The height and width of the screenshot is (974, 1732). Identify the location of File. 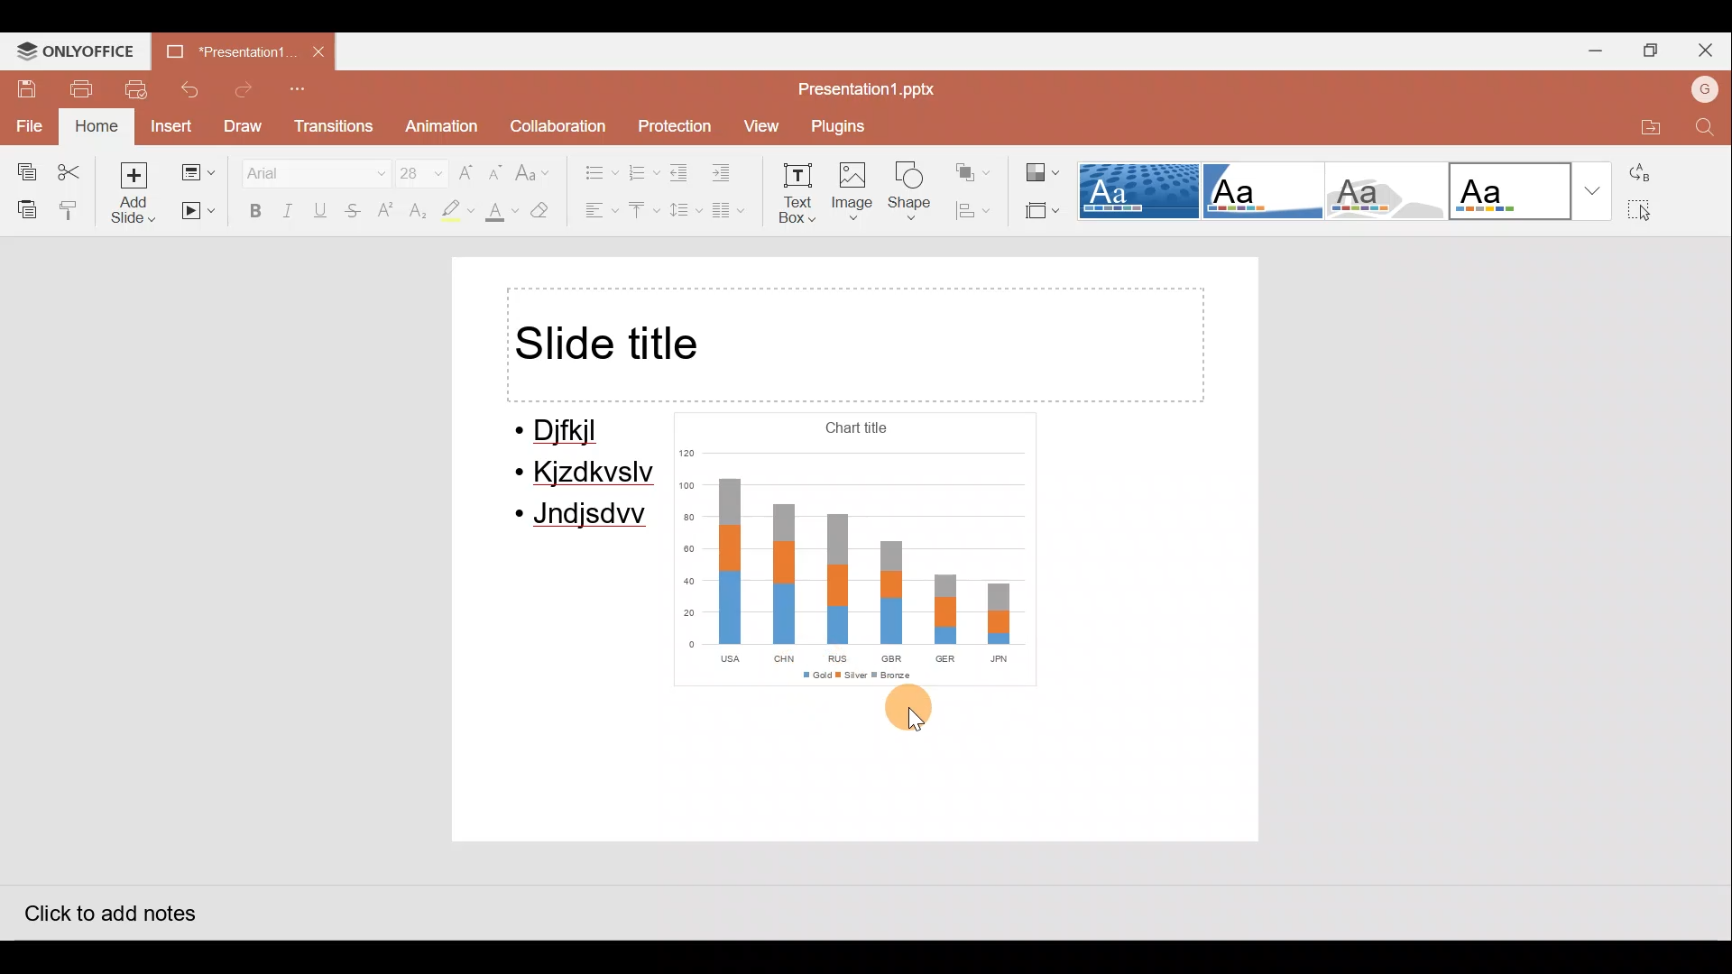
(27, 124).